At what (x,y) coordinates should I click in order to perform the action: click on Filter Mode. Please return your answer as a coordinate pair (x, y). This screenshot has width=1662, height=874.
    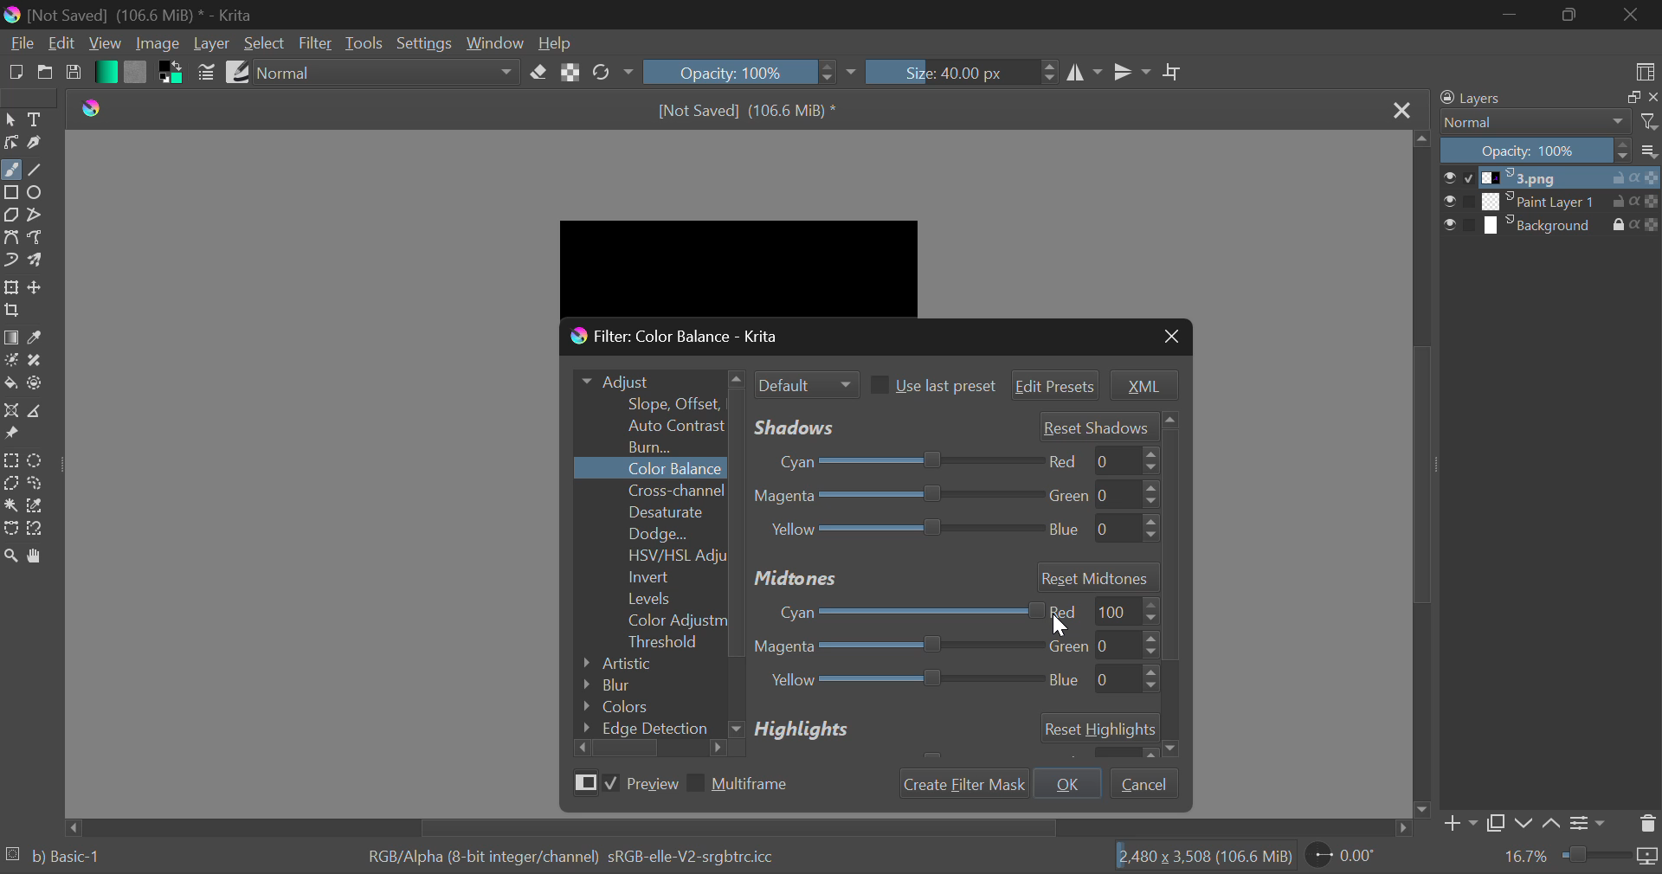
    Looking at the image, I should click on (804, 382).